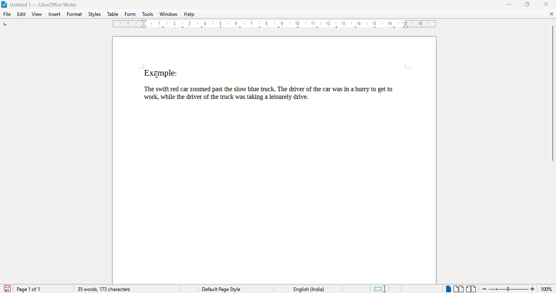  I want to click on minimize, so click(509, 4).